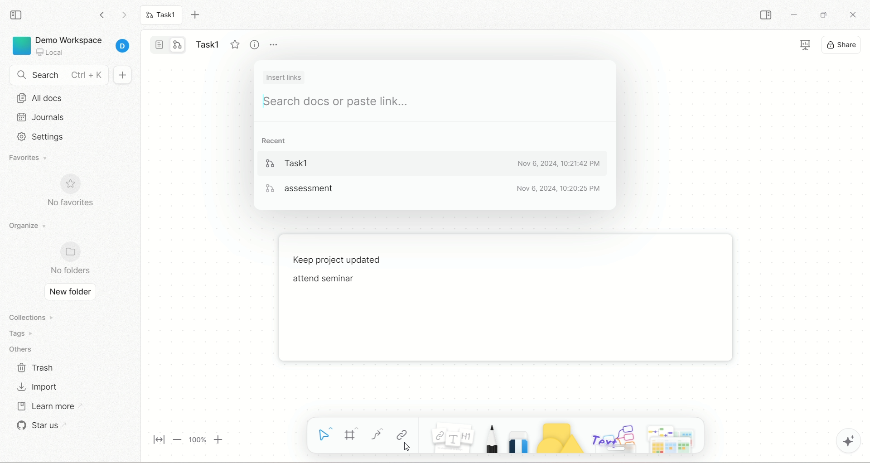 The image size is (870, 463). Describe the element at coordinates (233, 44) in the screenshot. I see `favorite` at that location.